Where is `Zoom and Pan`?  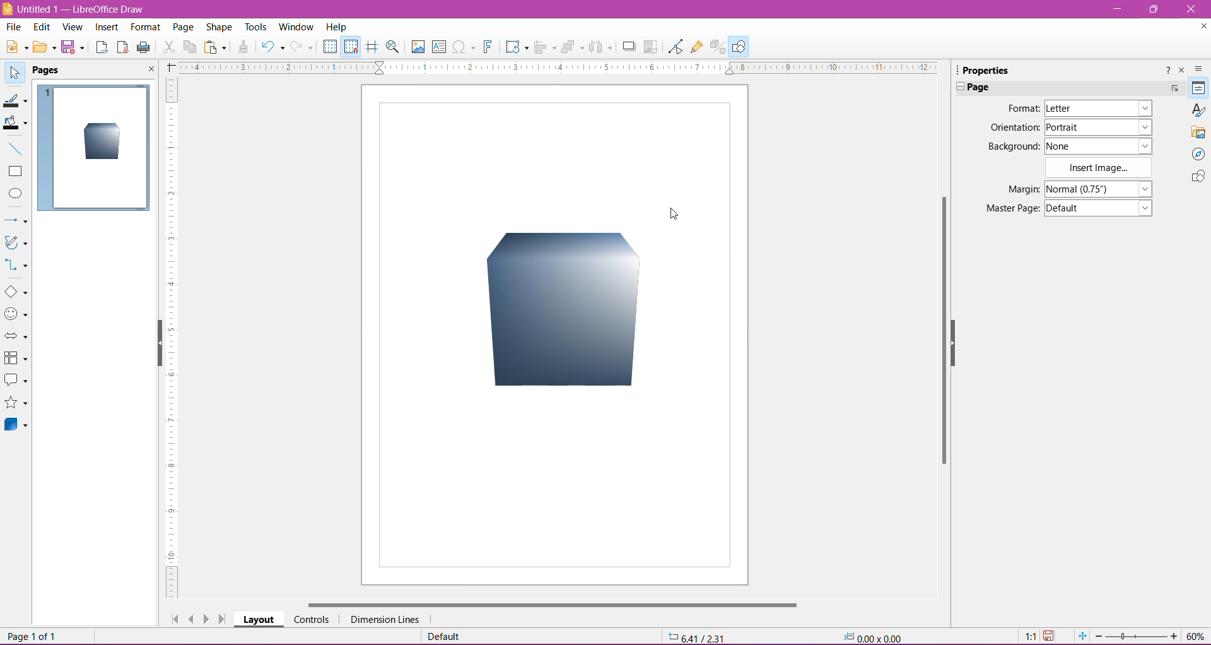
Zoom and Pan is located at coordinates (394, 49).